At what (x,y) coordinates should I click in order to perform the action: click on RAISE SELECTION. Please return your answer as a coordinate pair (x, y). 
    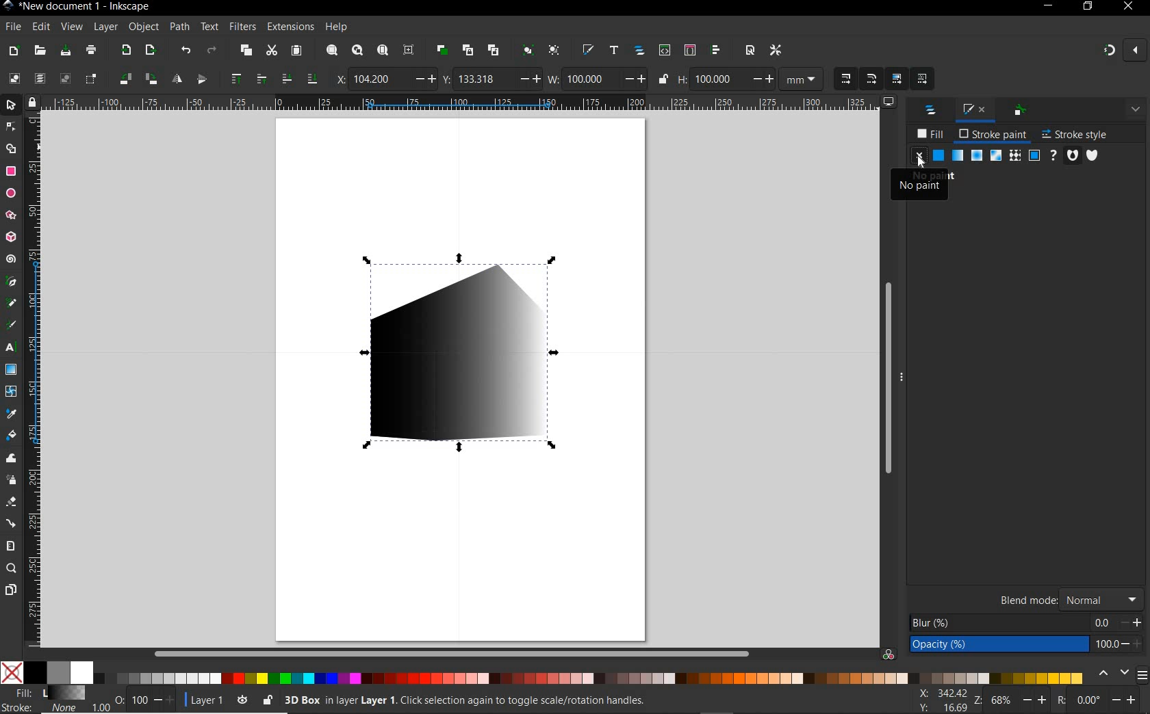
    Looking at the image, I should click on (261, 78).